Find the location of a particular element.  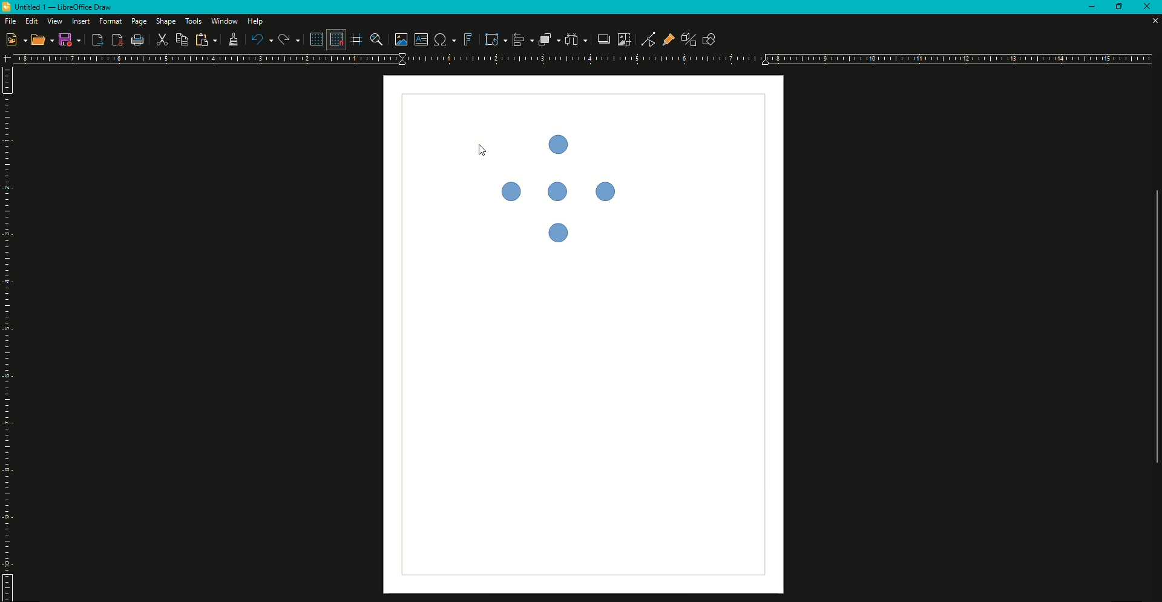

Tools is located at coordinates (194, 21).